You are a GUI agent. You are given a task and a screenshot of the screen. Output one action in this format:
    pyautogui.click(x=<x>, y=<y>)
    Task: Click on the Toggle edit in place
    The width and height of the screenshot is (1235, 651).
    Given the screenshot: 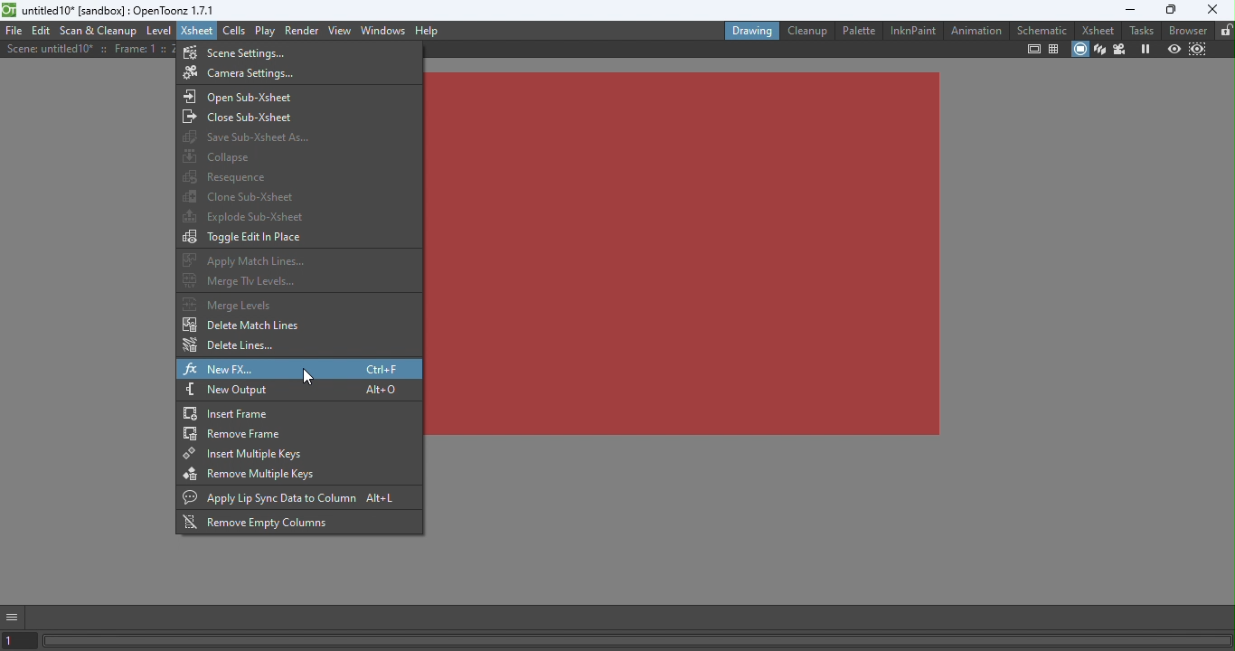 What is the action you would take?
    pyautogui.click(x=246, y=238)
    